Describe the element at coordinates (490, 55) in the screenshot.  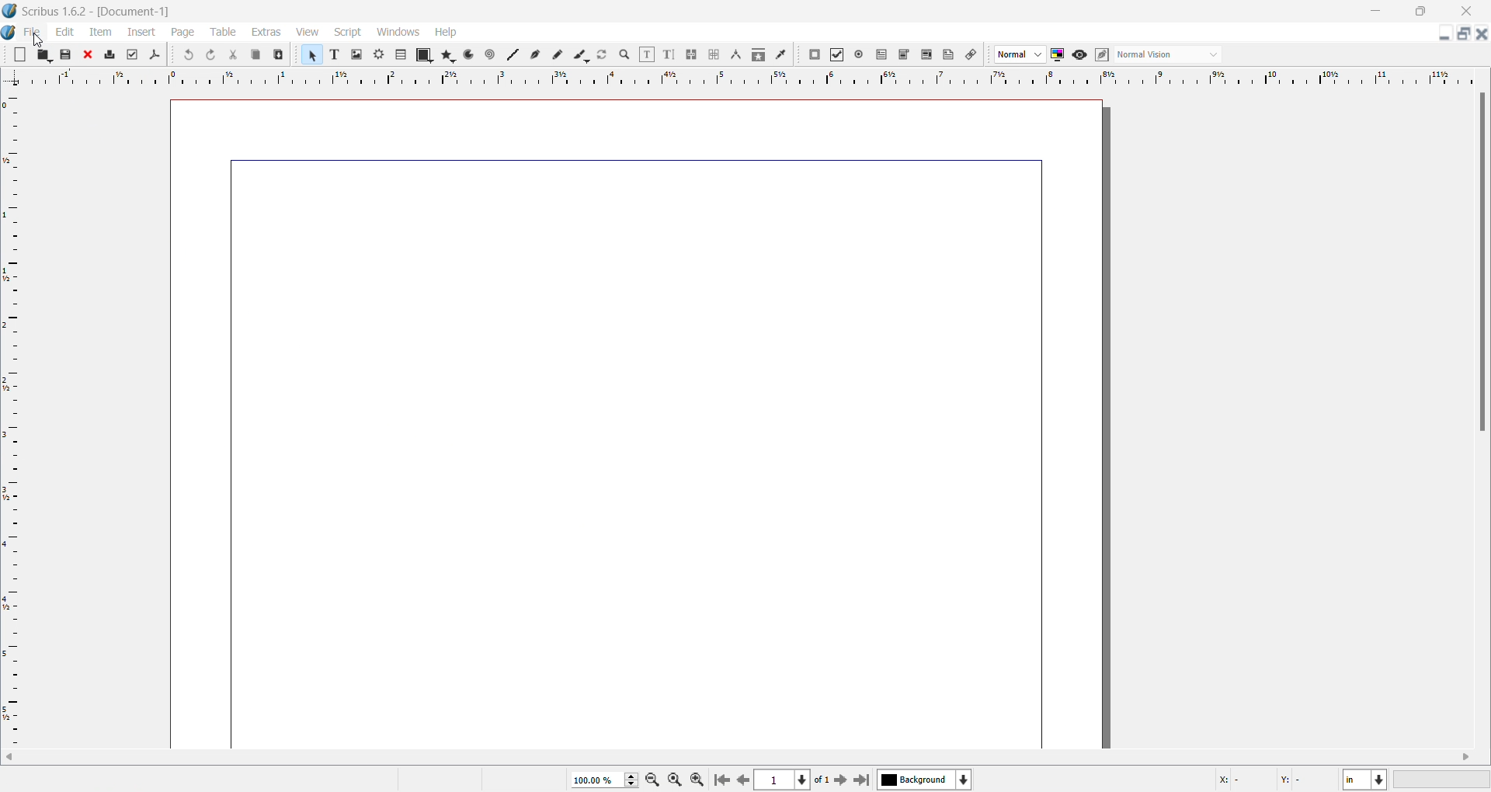
I see `icon` at that location.